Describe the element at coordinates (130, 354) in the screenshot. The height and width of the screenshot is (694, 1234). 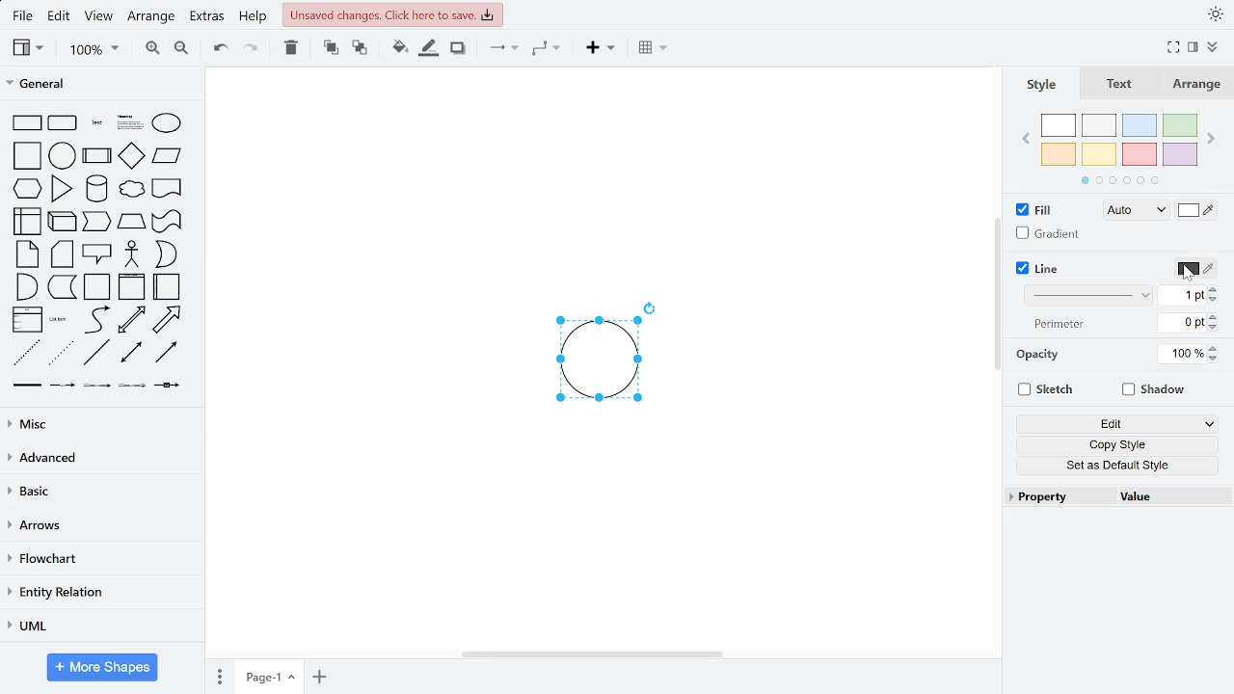
I see `bidirectional connector` at that location.